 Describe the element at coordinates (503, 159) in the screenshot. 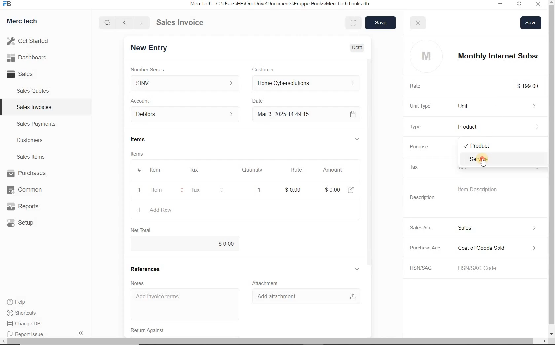

I see `service` at that location.